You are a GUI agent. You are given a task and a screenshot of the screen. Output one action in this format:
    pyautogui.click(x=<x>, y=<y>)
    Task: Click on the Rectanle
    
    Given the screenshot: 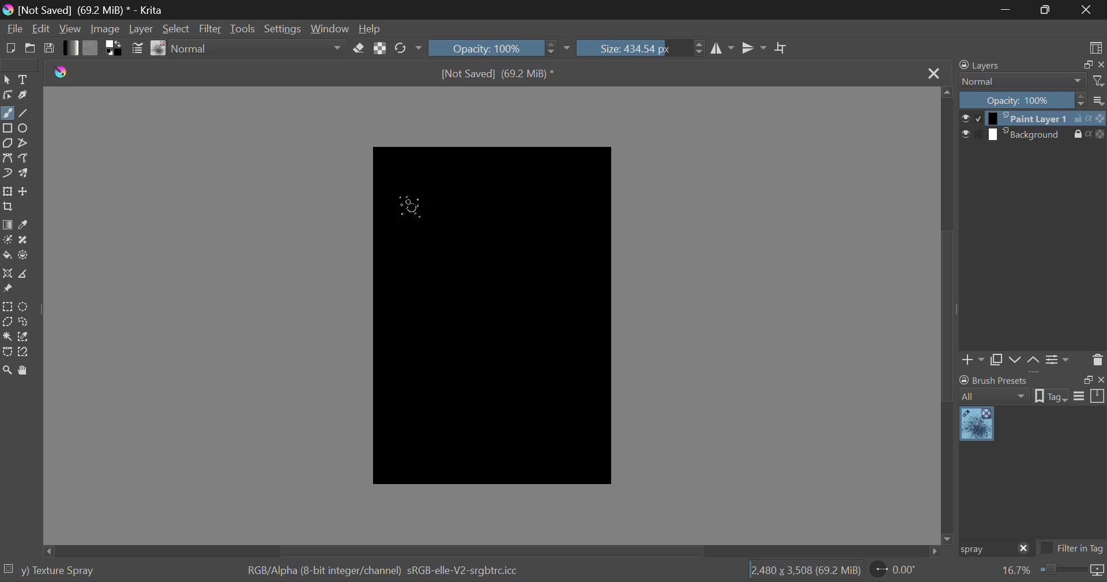 What is the action you would take?
    pyautogui.click(x=7, y=129)
    